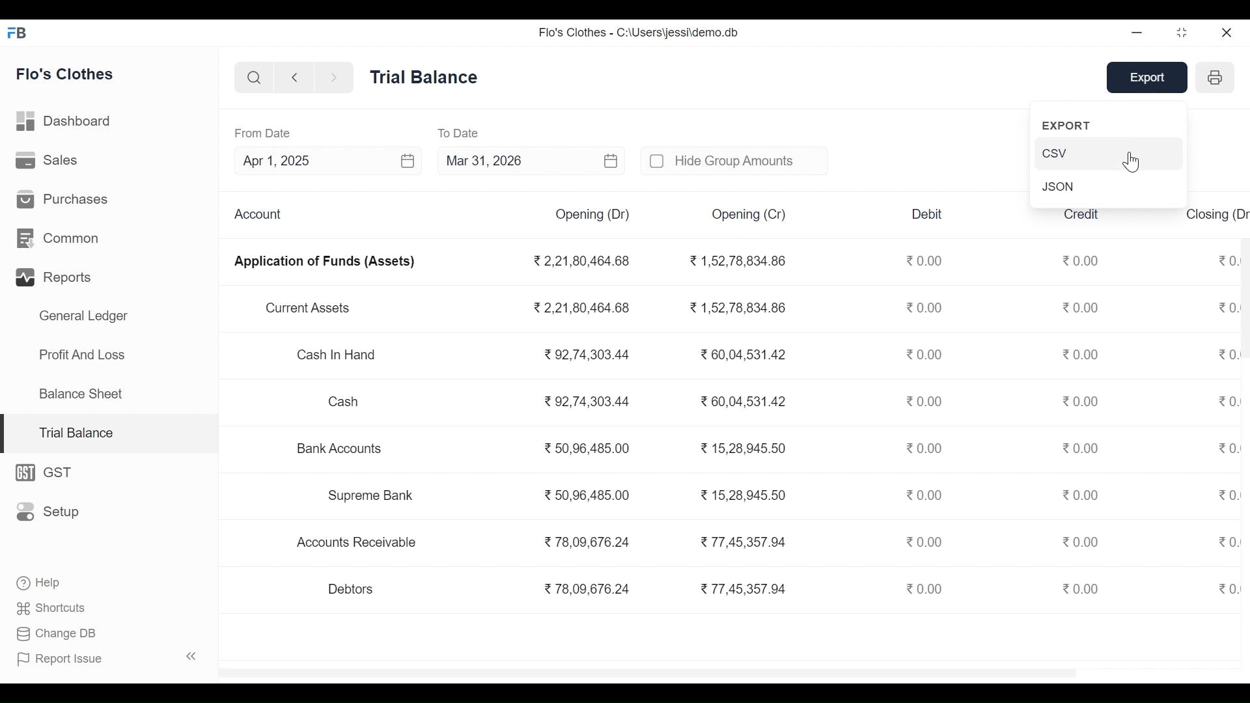 The height and width of the screenshot is (703, 1250). I want to click on Mar 31, 2026, so click(533, 161).